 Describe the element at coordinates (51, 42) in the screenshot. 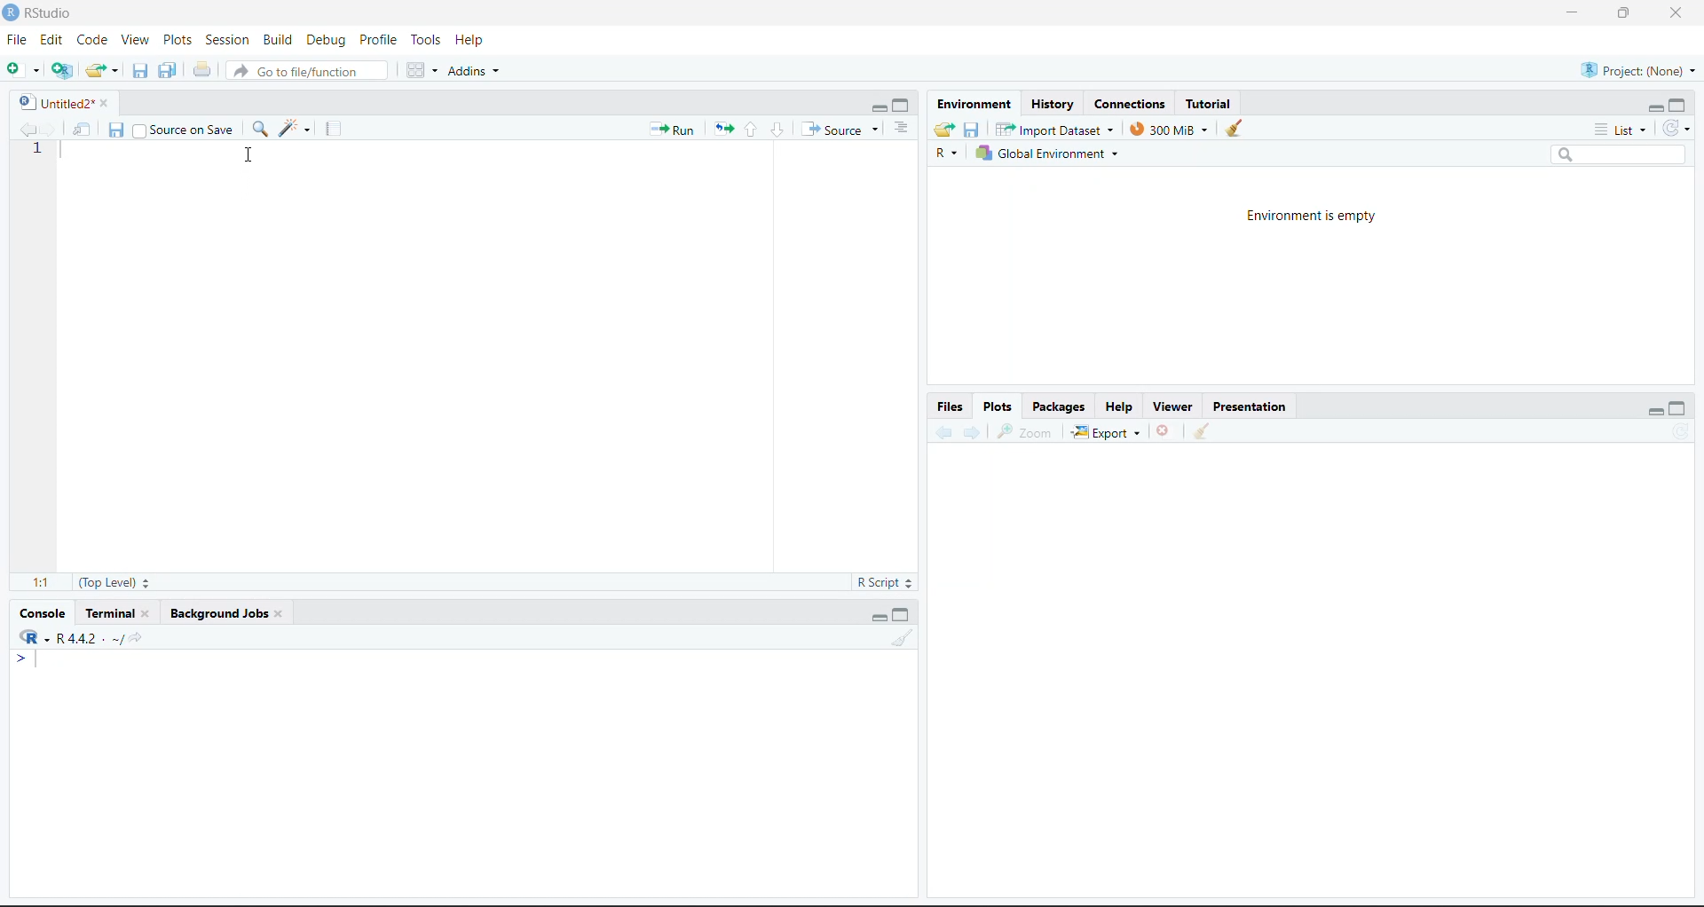

I see `Edit` at that location.